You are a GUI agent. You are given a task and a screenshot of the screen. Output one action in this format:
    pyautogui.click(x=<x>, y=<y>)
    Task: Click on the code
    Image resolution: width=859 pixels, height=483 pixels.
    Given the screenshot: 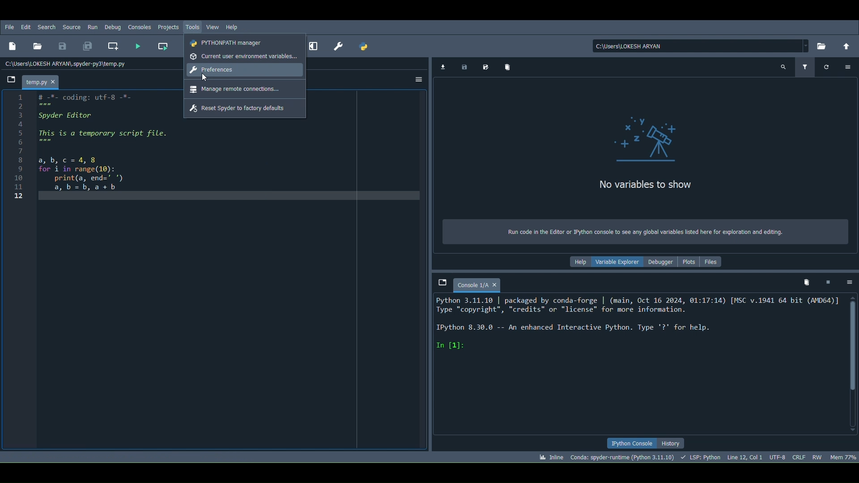 What is the action you would take?
    pyautogui.click(x=107, y=143)
    